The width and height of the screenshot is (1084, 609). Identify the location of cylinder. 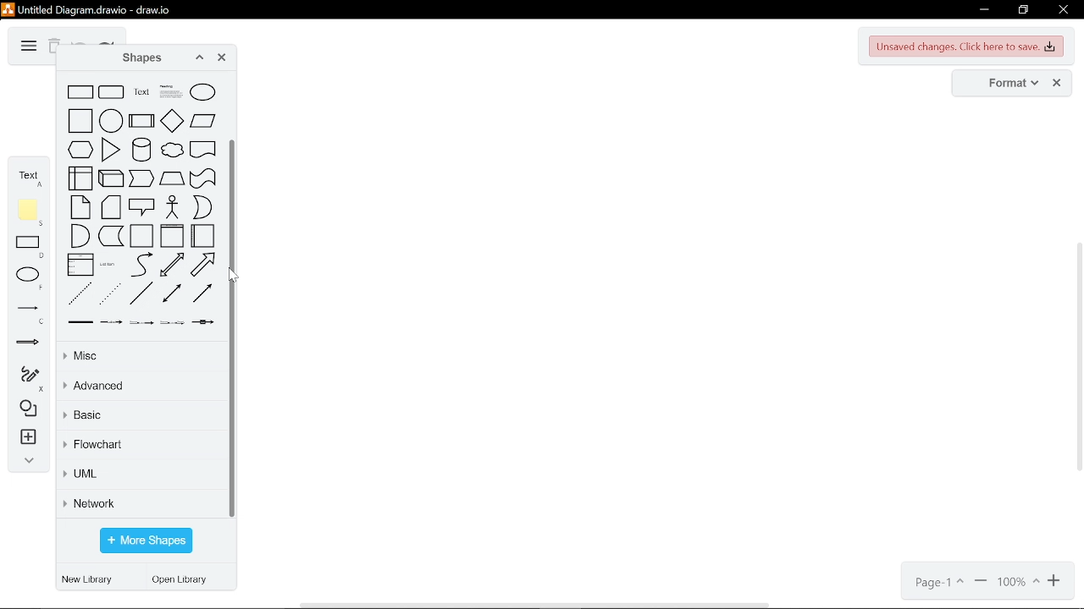
(141, 149).